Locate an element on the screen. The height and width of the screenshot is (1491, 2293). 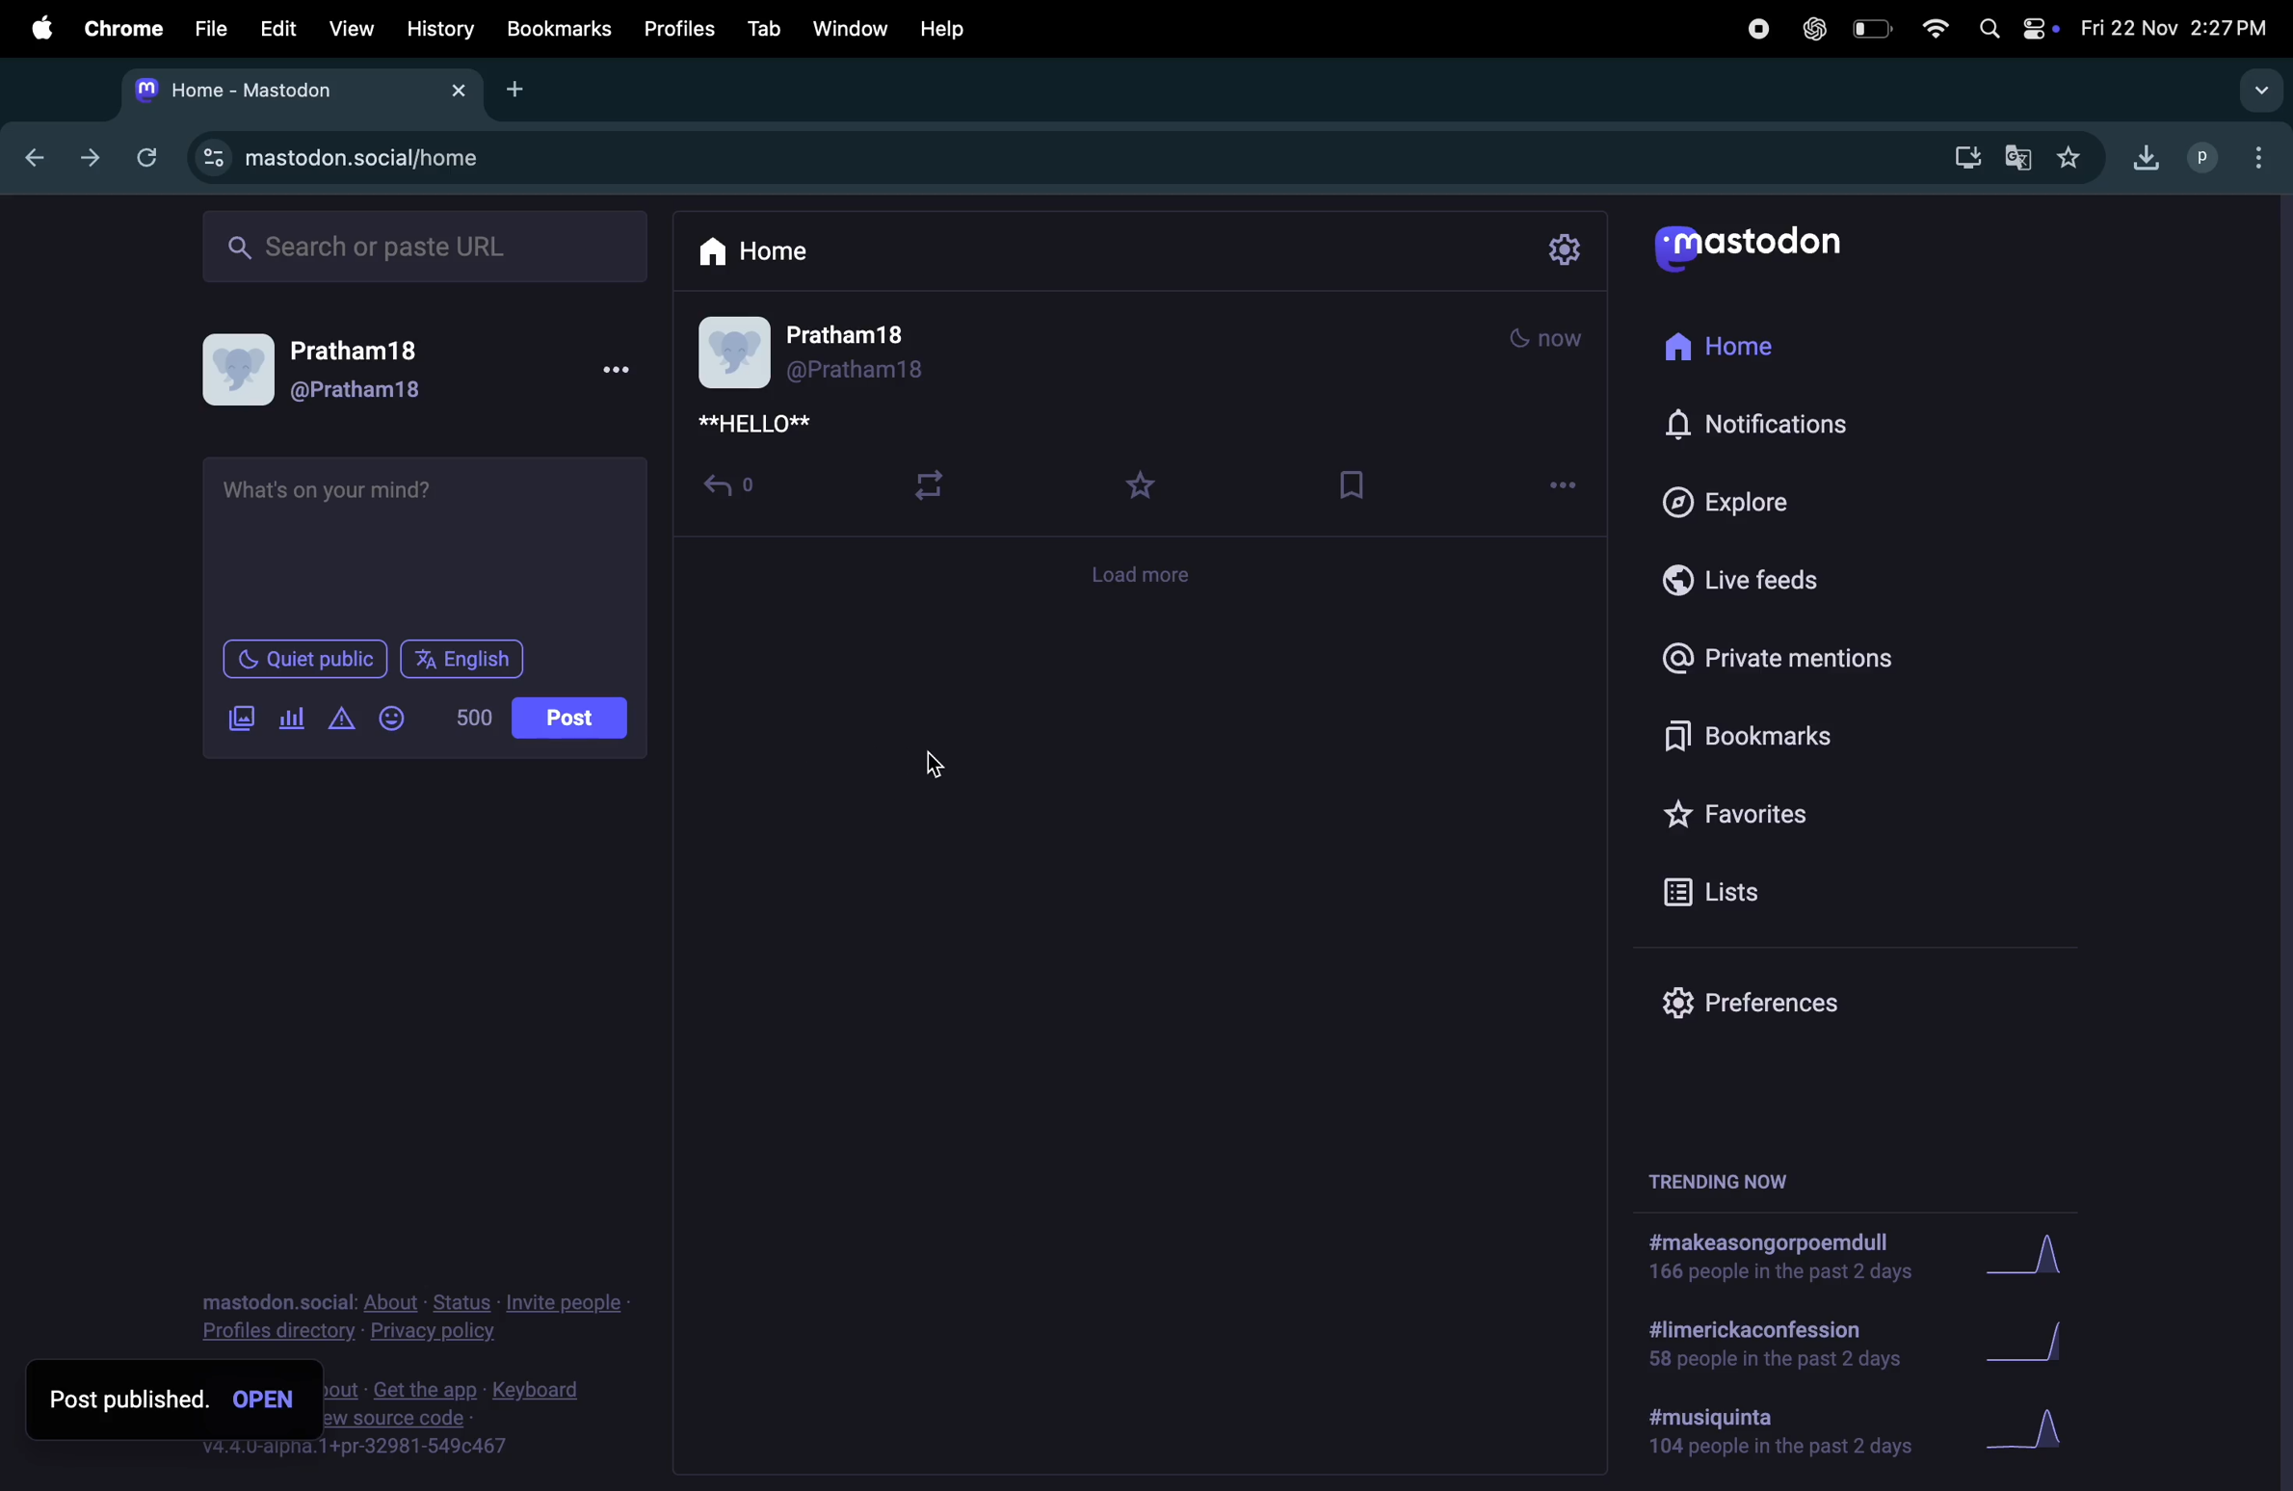
add is located at coordinates (526, 90).